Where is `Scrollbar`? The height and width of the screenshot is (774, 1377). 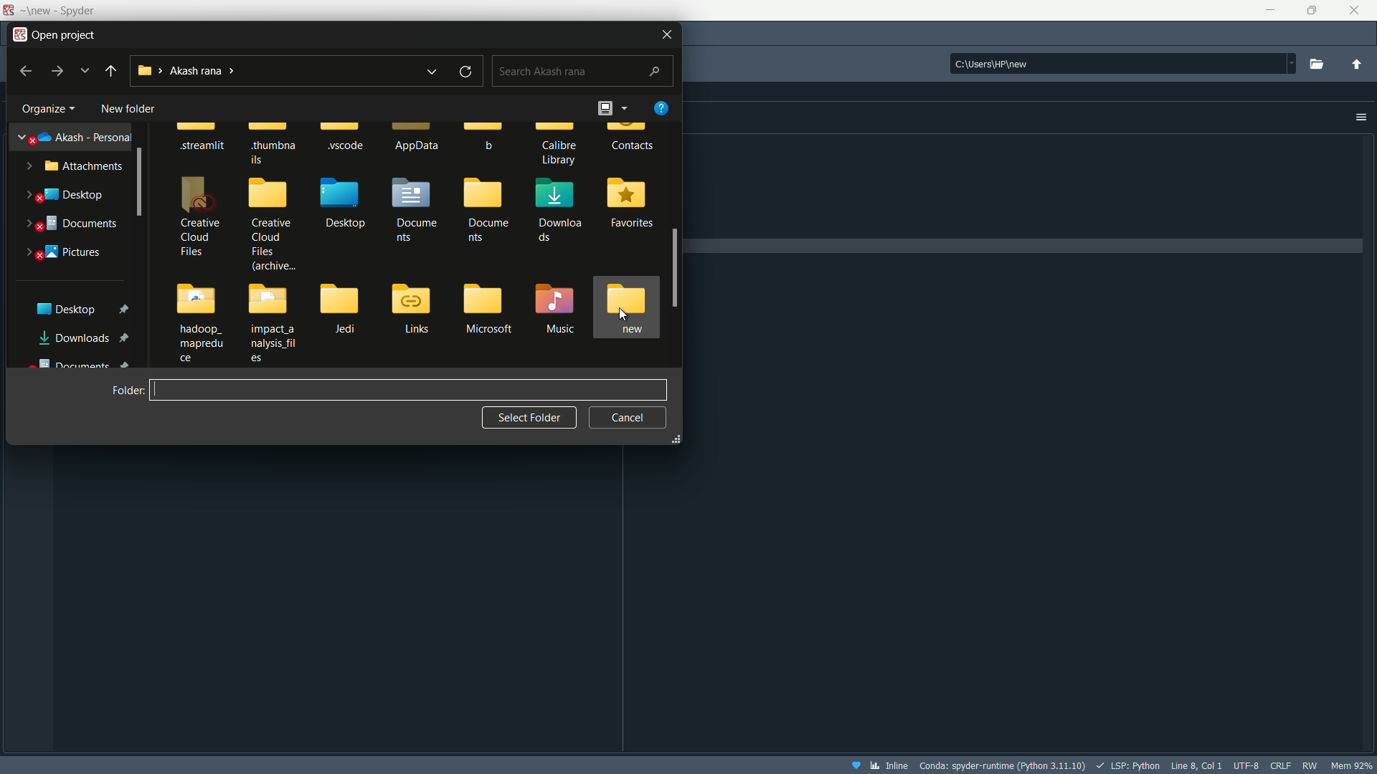 Scrollbar is located at coordinates (141, 183).